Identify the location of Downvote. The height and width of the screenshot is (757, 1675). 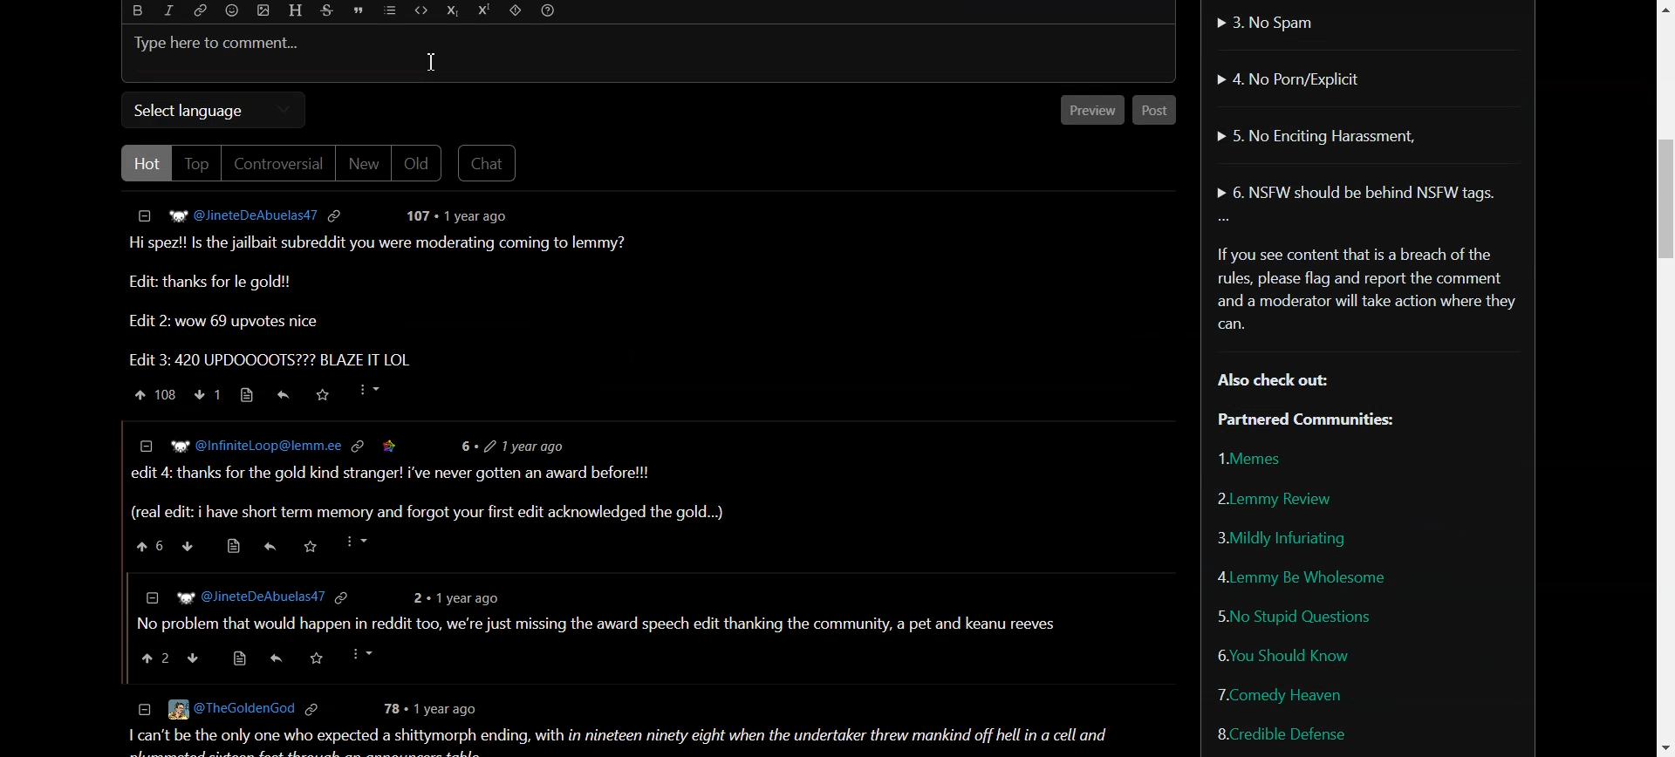
(209, 395).